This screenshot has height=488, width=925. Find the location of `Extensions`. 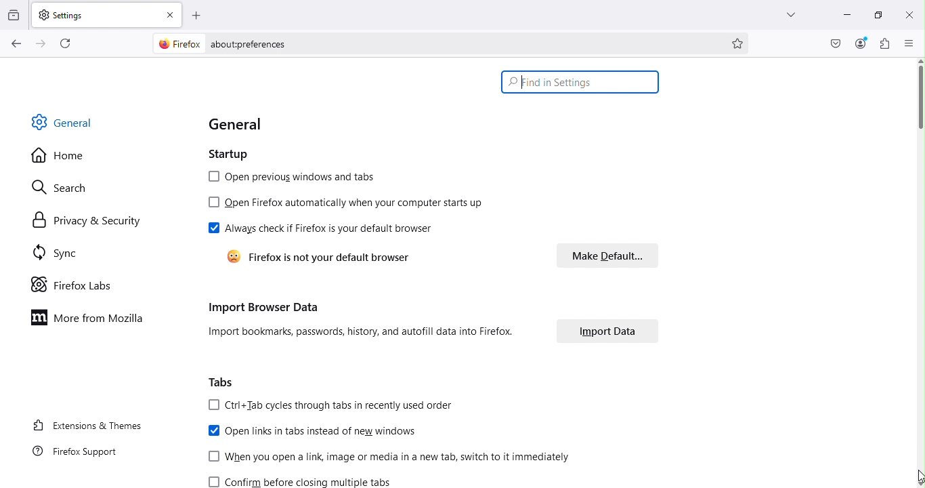

Extensions is located at coordinates (883, 44).